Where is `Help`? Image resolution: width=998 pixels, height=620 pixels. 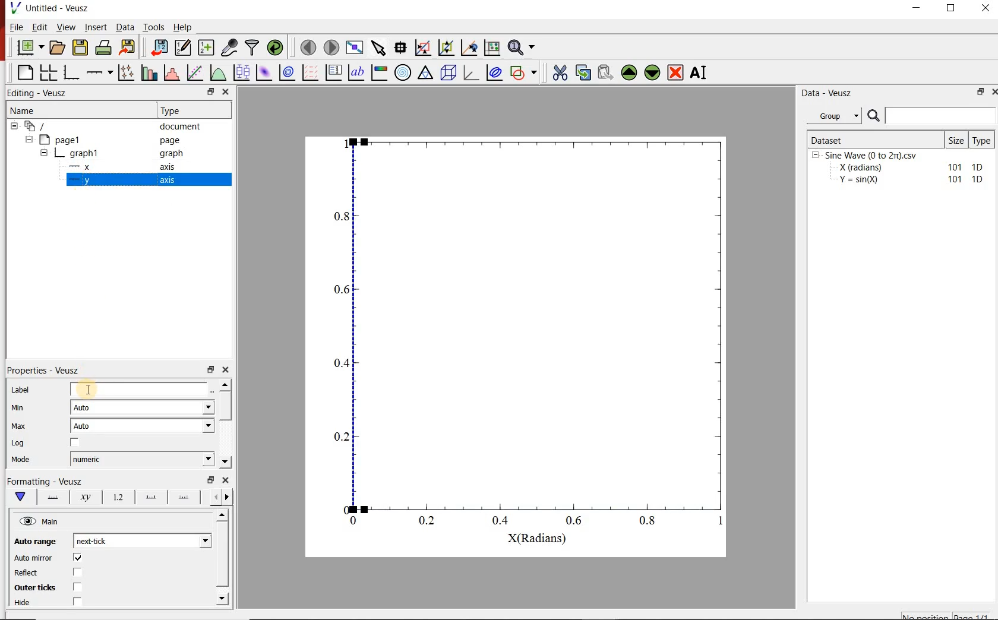
Help is located at coordinates (182, 27).